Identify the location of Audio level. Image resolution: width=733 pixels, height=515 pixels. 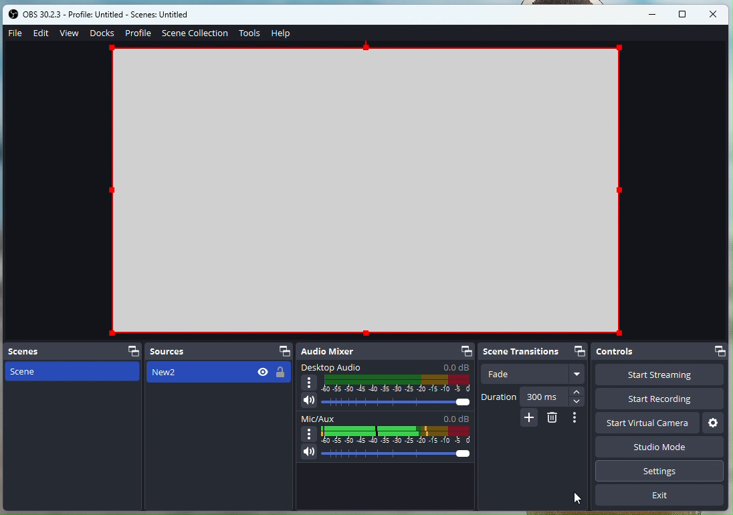
(397, 434).